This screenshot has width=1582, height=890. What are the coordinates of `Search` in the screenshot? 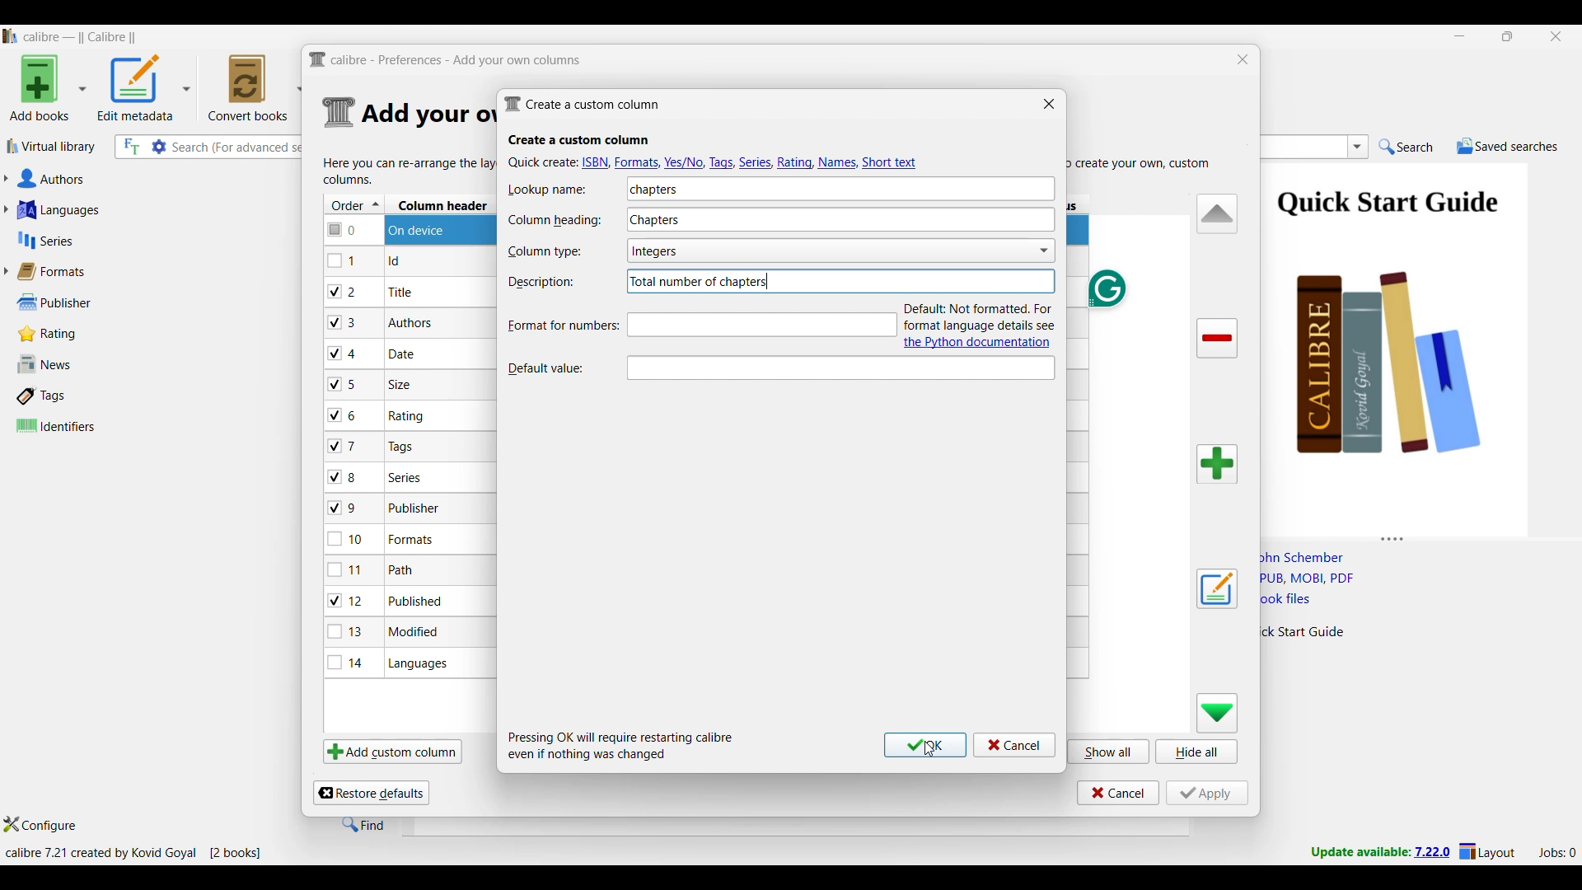 It's located at (1406, 148).